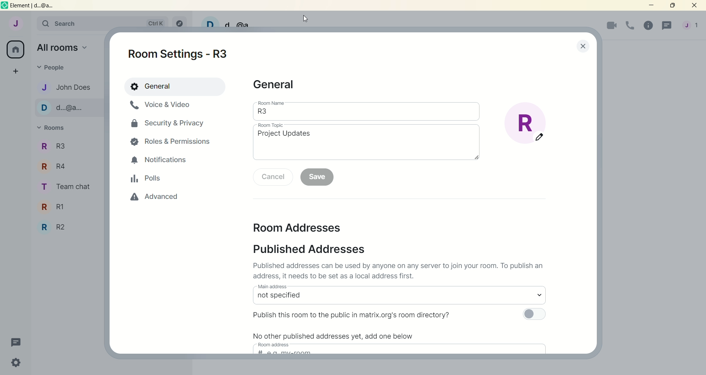  What do you see at coordinates (66, 108) in the screenshot?
I see `d...@...` at bounding box center [66, 108].